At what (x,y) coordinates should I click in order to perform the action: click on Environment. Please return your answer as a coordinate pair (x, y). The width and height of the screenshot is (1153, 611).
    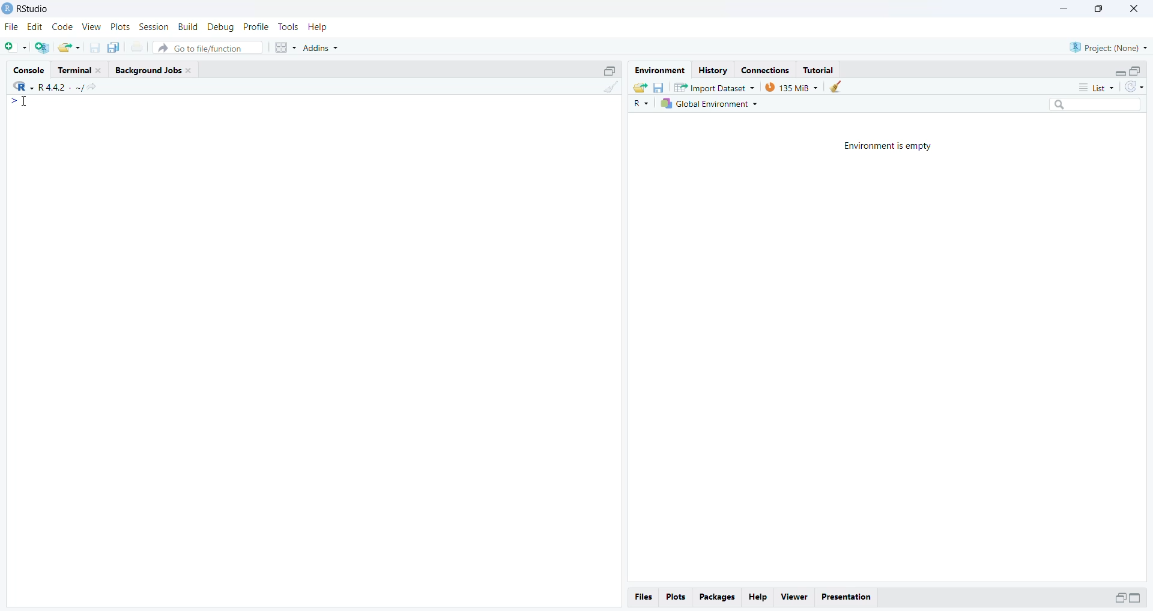
    Looking at the image, I should click on (659, 70).